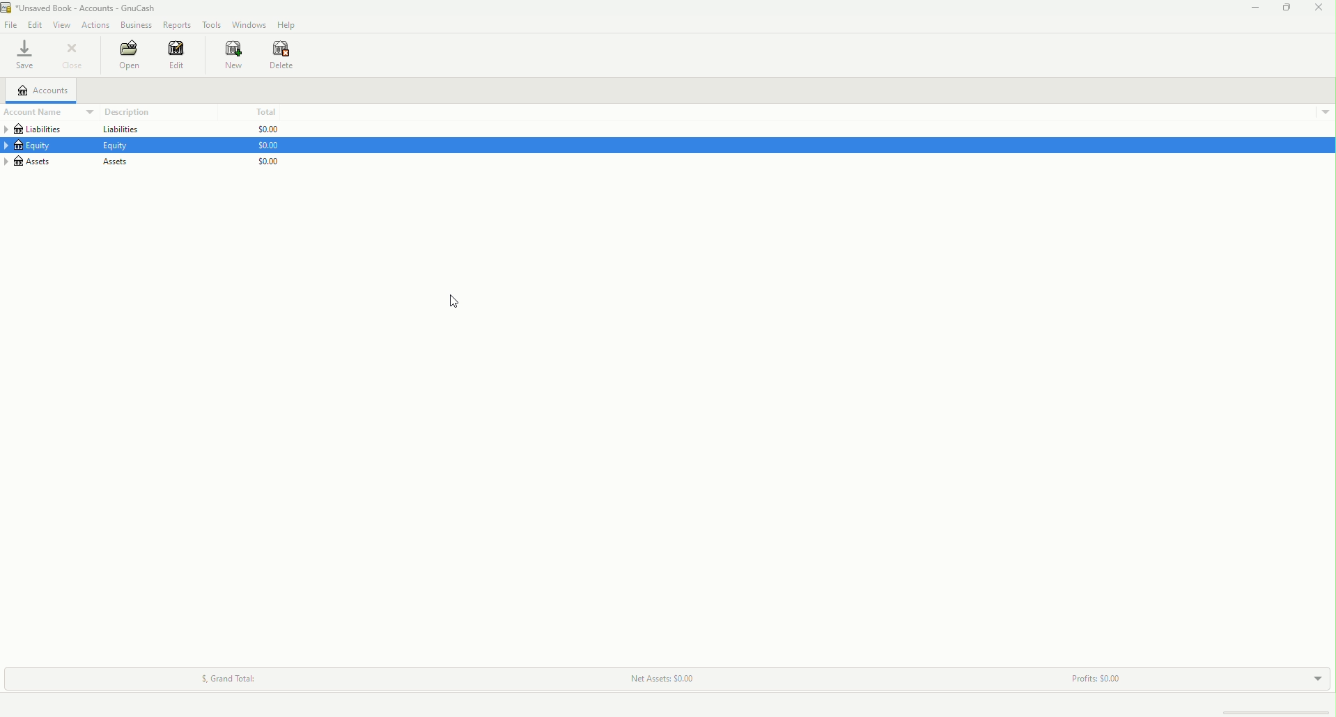 The height and width of the screenshot is (717, 1336). I want to click on Edit, so click(33, 23).